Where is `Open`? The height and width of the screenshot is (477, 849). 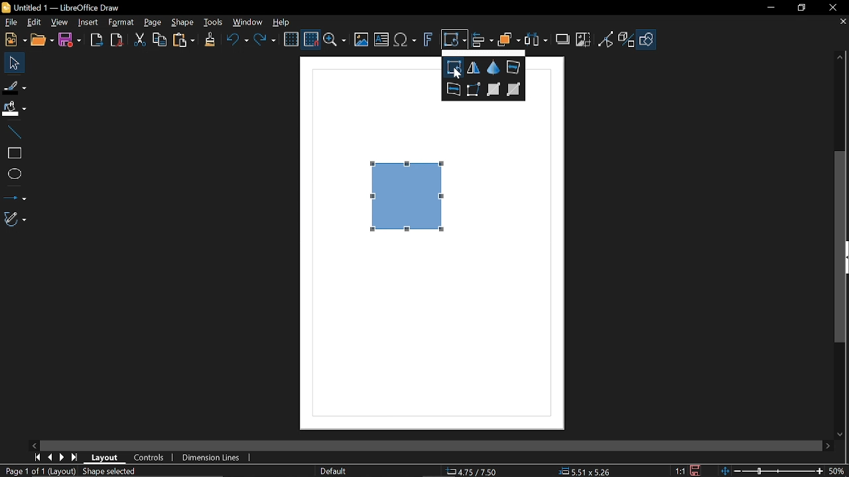
Open is located at coordinates (42, 40).